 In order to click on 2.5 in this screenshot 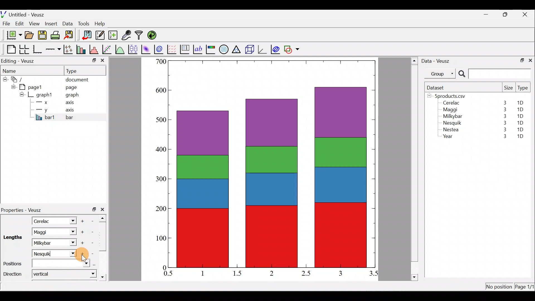, I will do `click(306, 273)`.